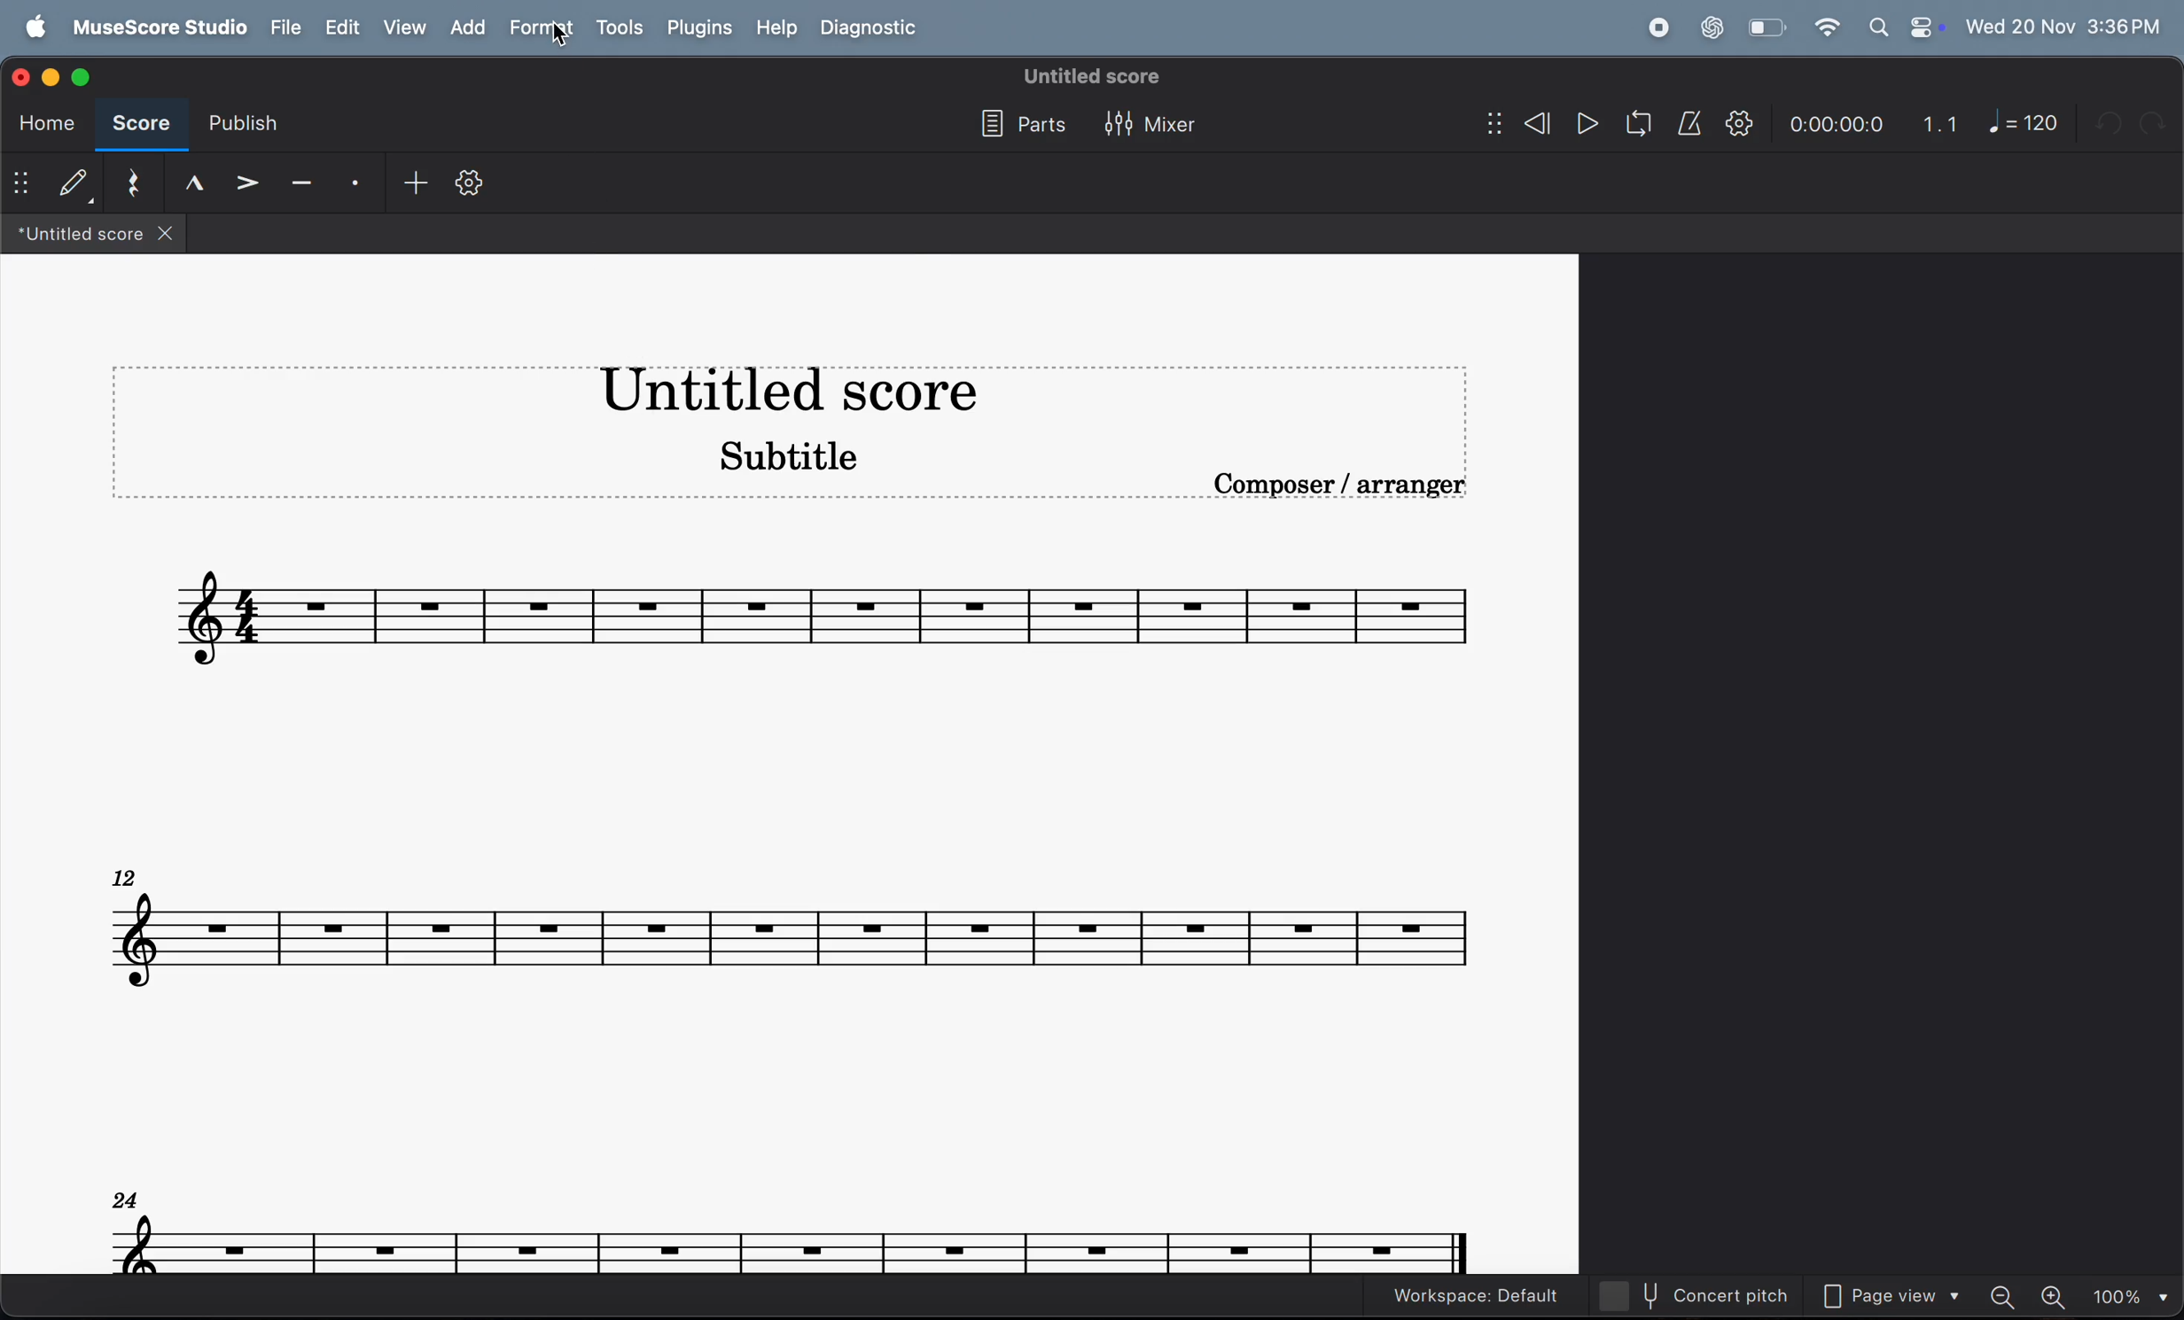 The height and width of the screenshot is (1320, 2184). I want to click on untitled score, so click(1094, 76).